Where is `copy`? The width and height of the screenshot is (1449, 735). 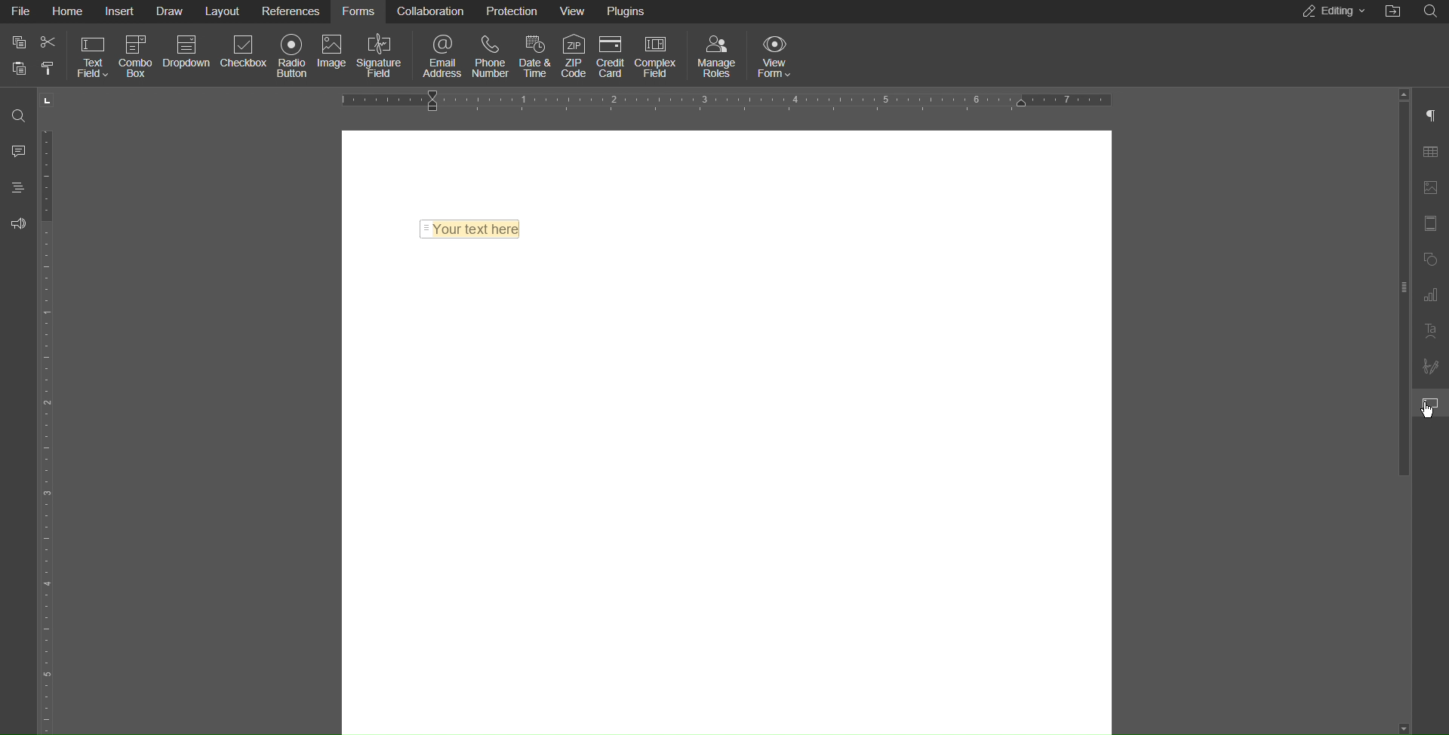 copy is located at coordinates (18, 42).